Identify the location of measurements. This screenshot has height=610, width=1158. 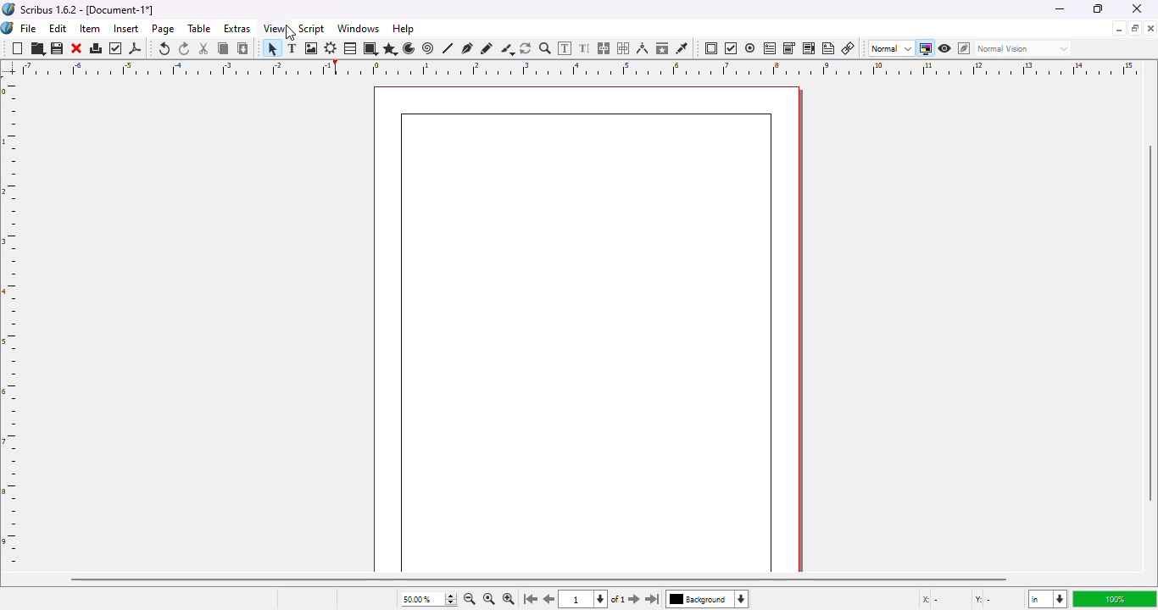
(643, 48).